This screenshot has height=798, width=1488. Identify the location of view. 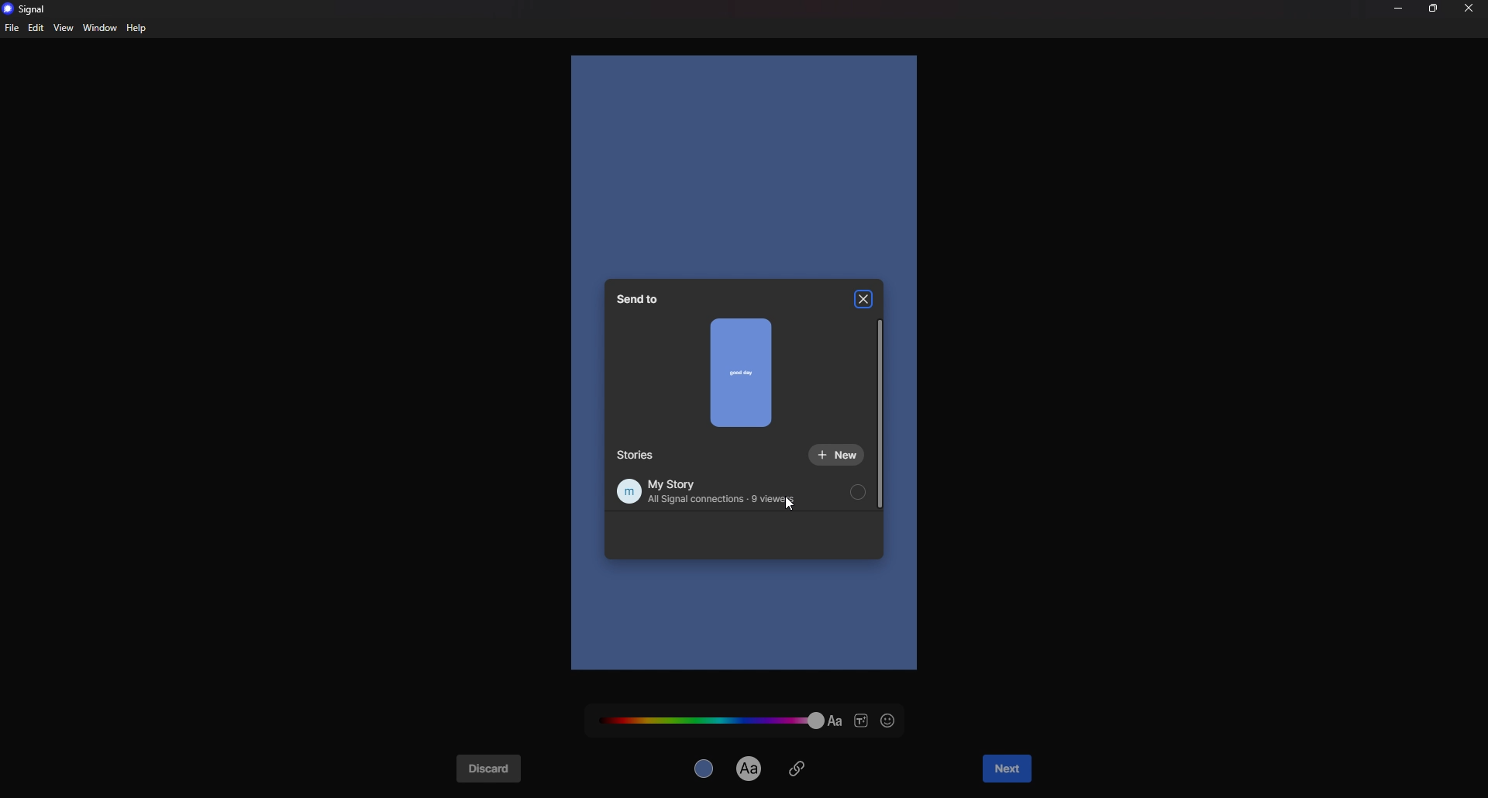
(63, 27).